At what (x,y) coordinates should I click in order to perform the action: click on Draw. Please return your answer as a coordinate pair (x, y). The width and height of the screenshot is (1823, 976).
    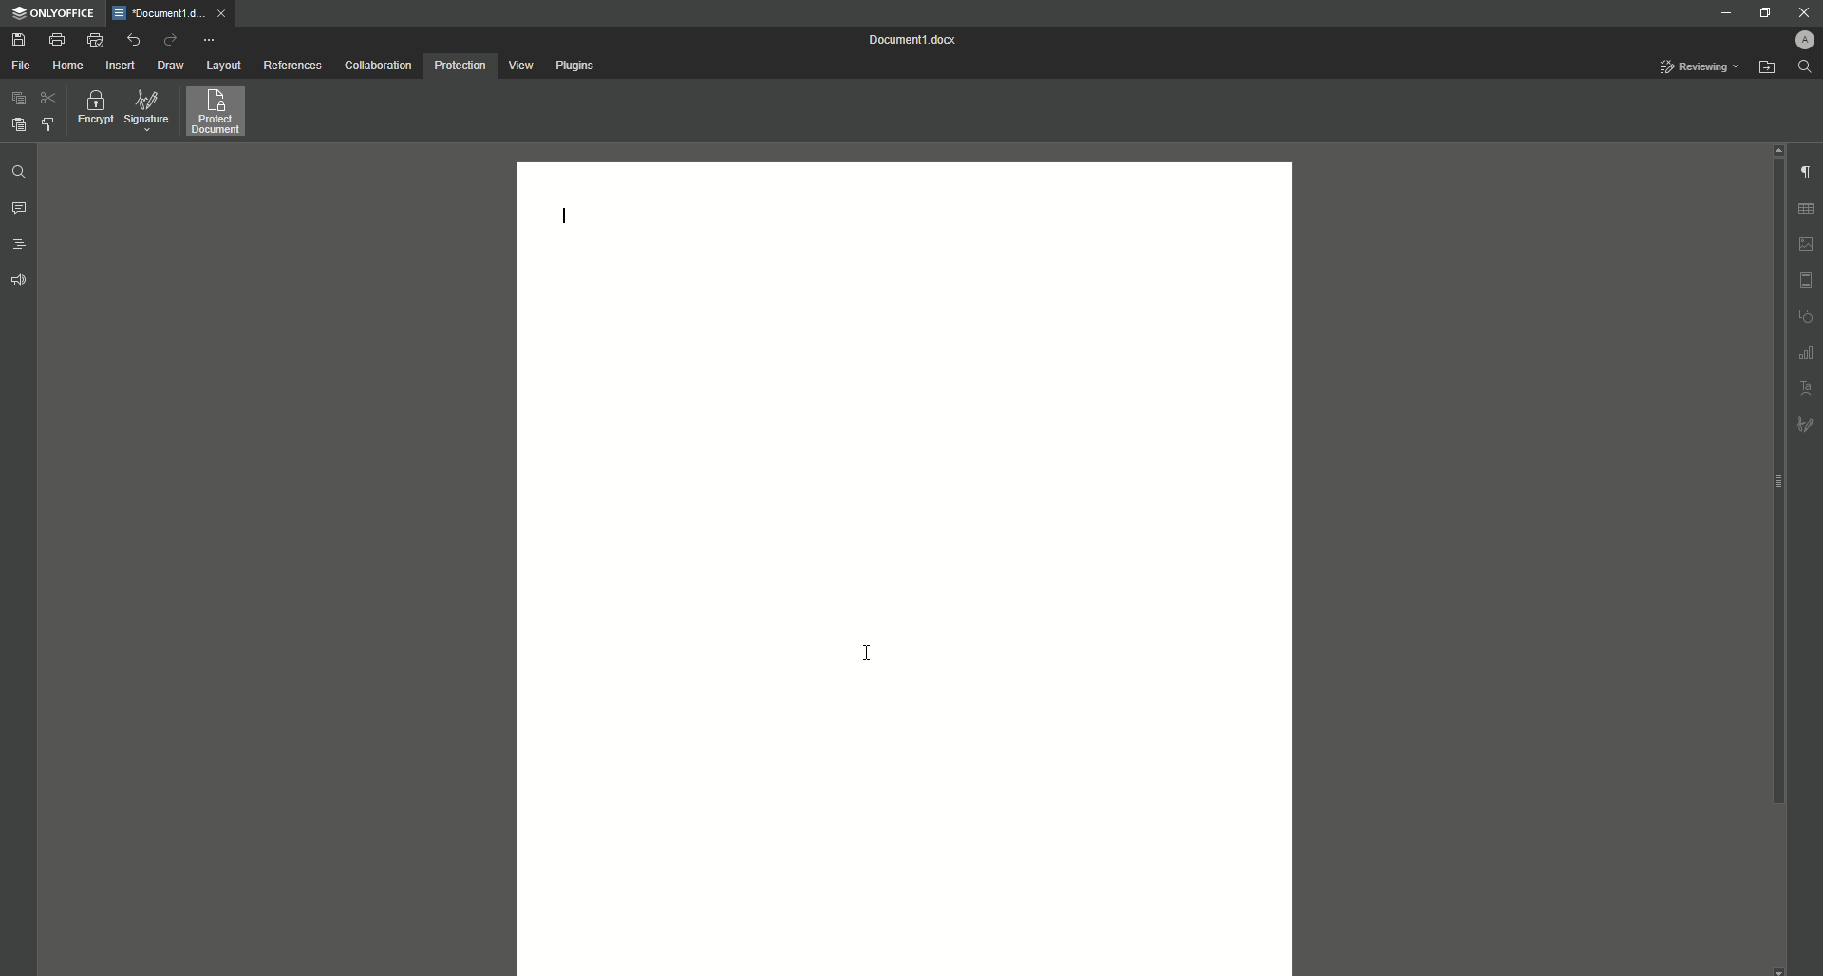
    Looking at the image, I should click on (172, 66).